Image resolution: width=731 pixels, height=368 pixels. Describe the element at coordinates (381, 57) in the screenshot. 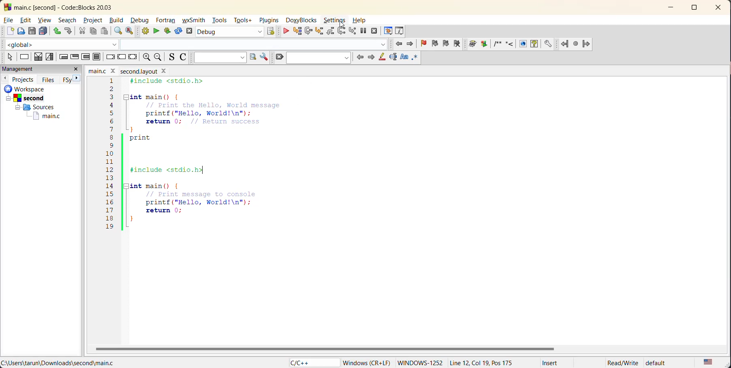

I see `highlight` at that location.